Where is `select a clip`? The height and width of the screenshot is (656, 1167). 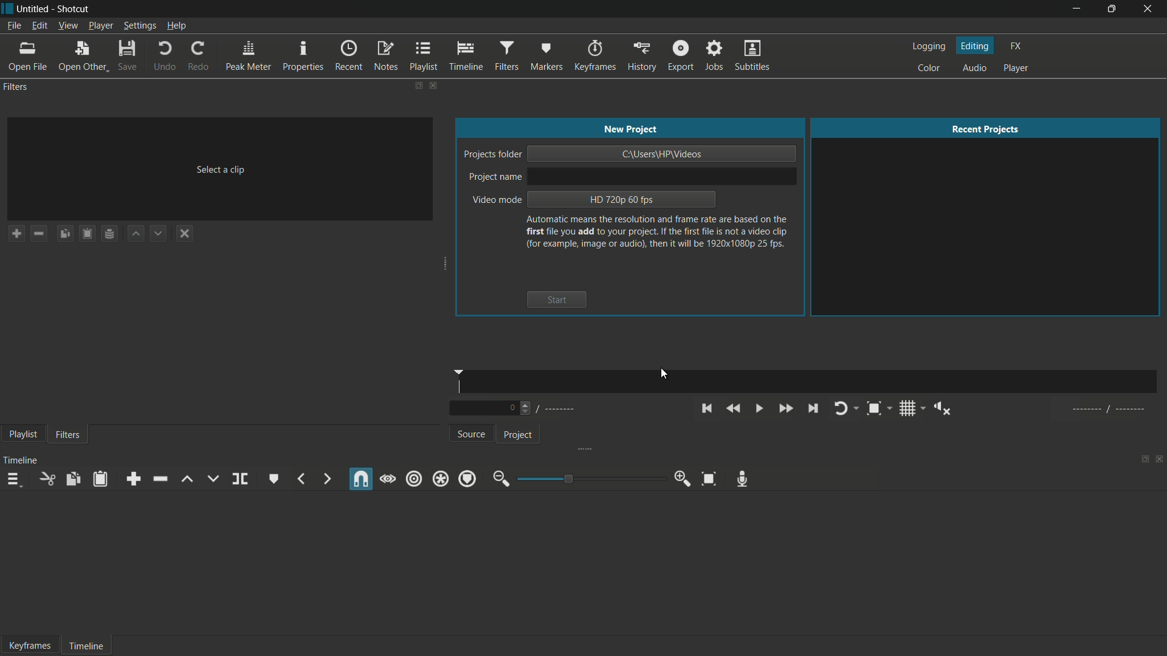 select a clip is located at coordinates (221, 170).